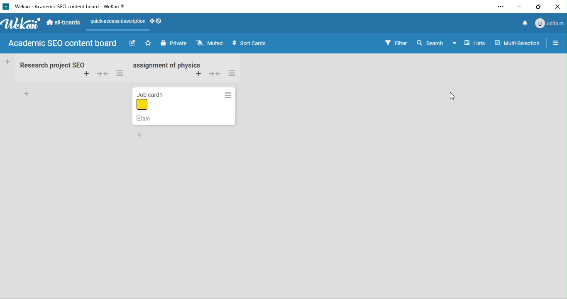  What do you see at coordinates (228, 94) in the screenshot?
I see `list action` at bounding box center [228, 94].